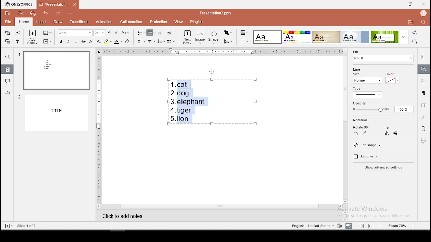  I want to click on english - united states, so click(310, 226).